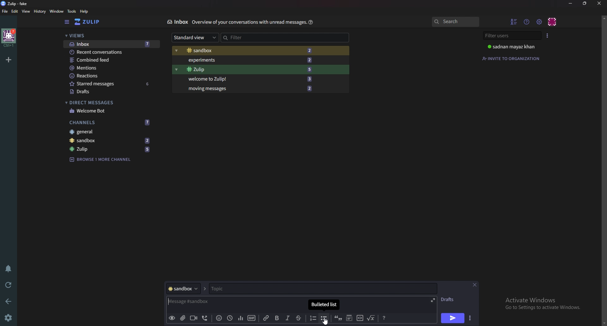 The image size is (607, 326). What do you see at coordinates (9, 38) in the screenshot?
I see `Home` at bounding box center [9, 38].